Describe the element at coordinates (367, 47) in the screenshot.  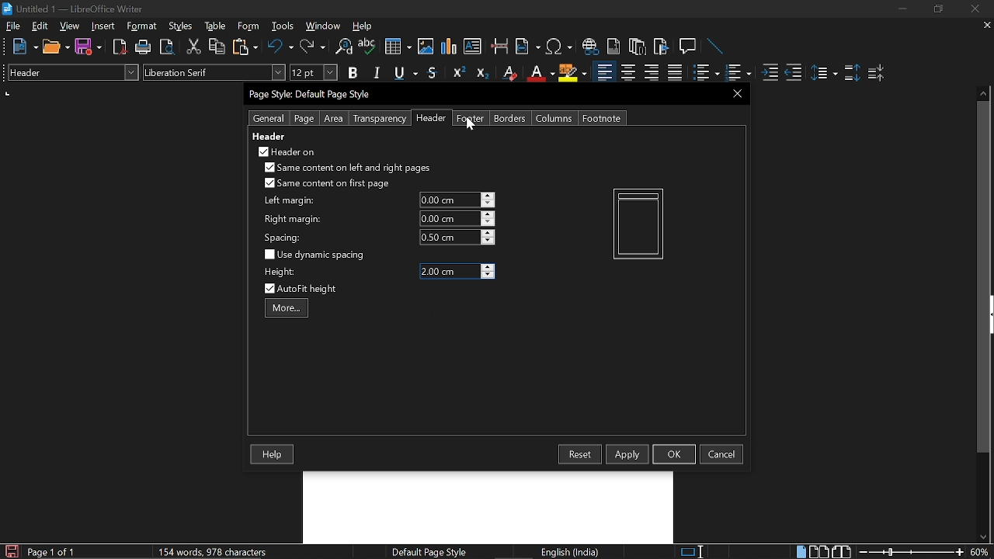
I see `Spell check` at that location.